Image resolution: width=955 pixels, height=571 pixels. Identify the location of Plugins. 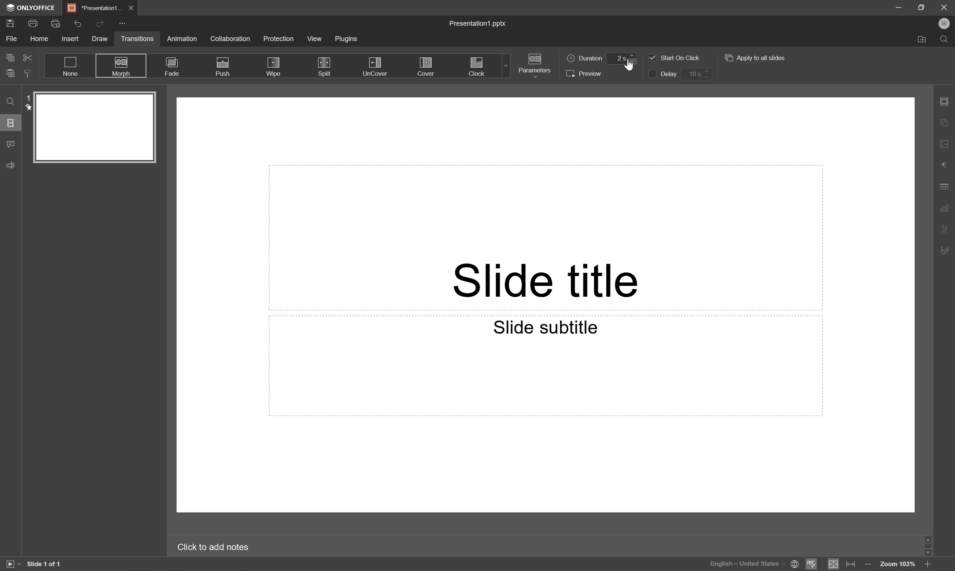
(347, 38).